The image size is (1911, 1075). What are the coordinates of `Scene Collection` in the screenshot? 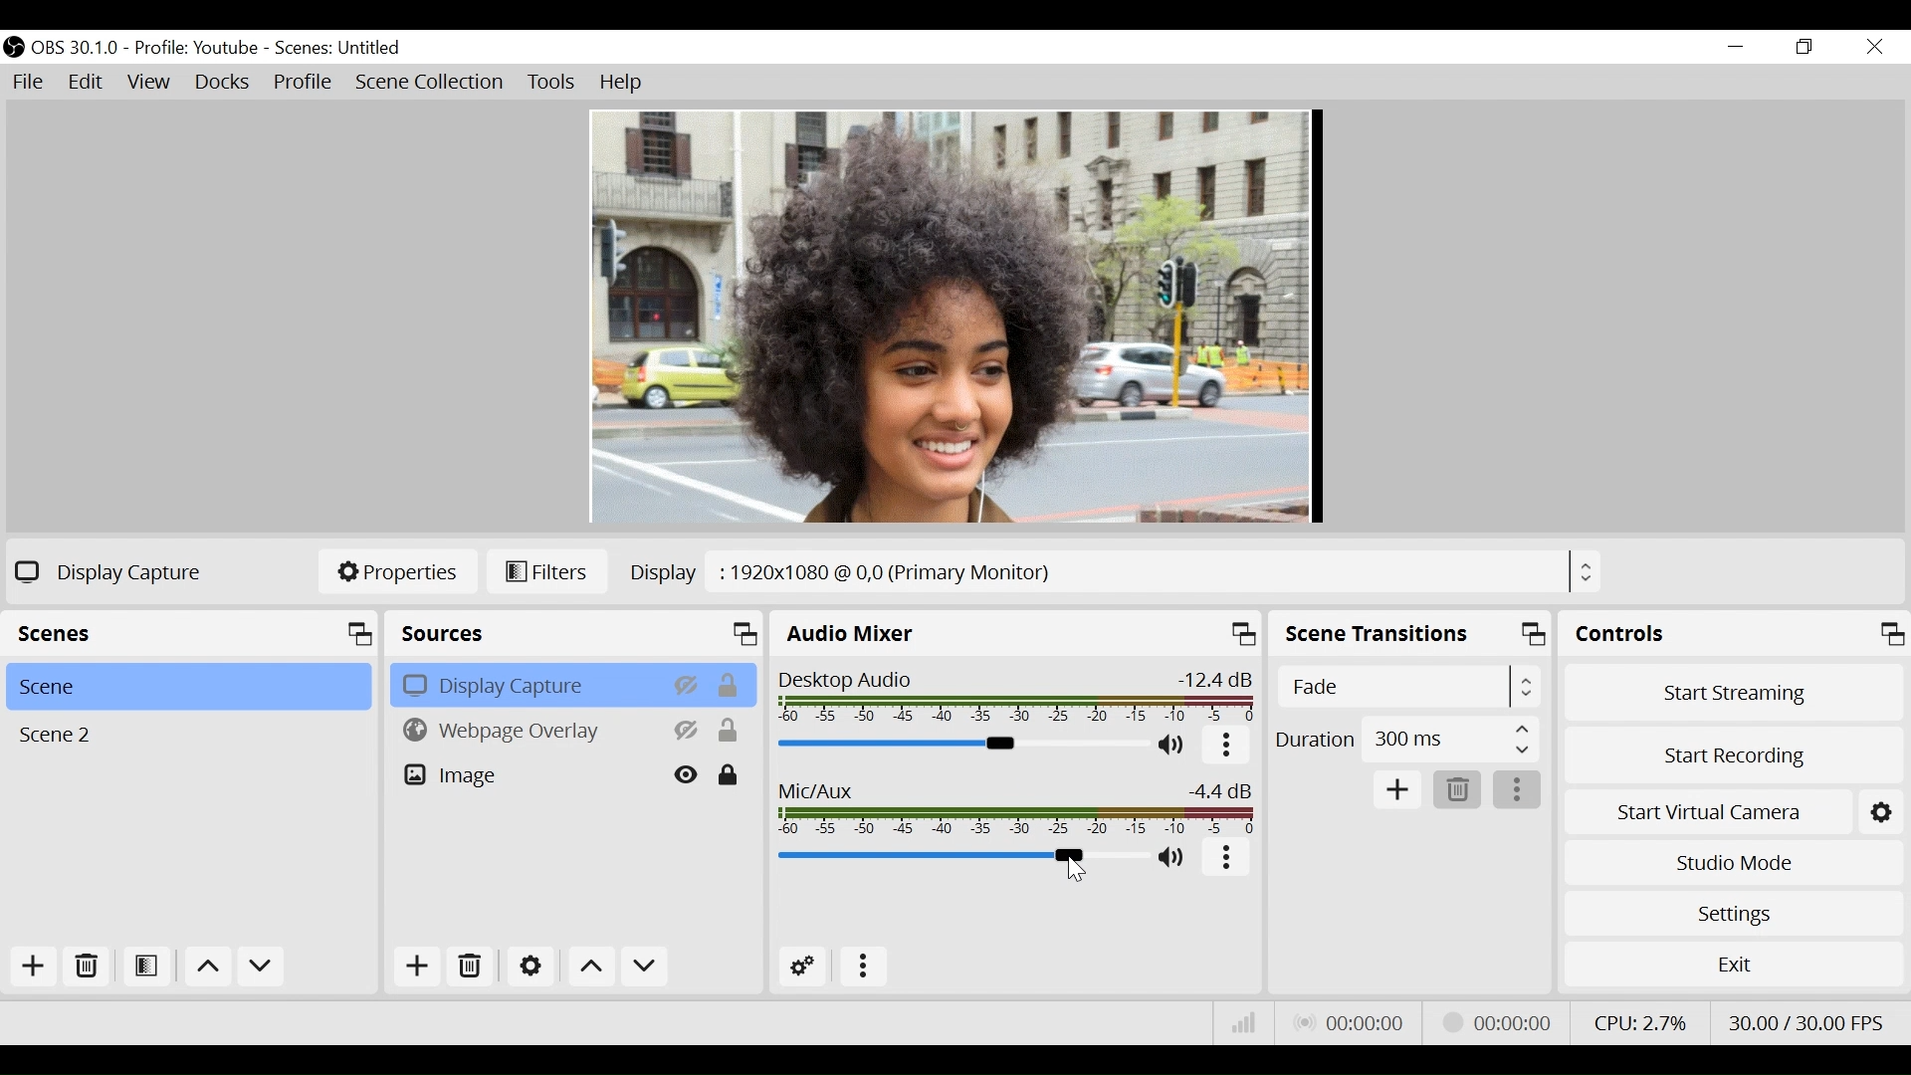 It's located at (429, 81).